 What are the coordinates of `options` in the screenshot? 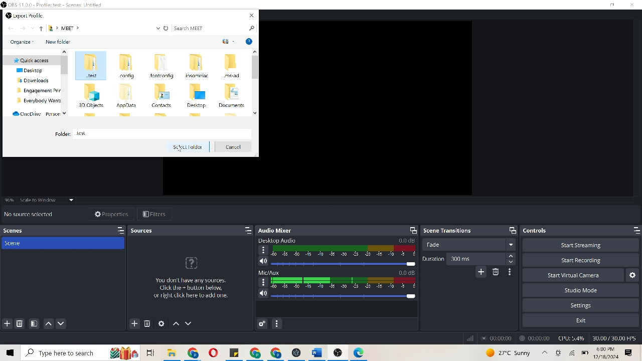 It's located at (629, 352).